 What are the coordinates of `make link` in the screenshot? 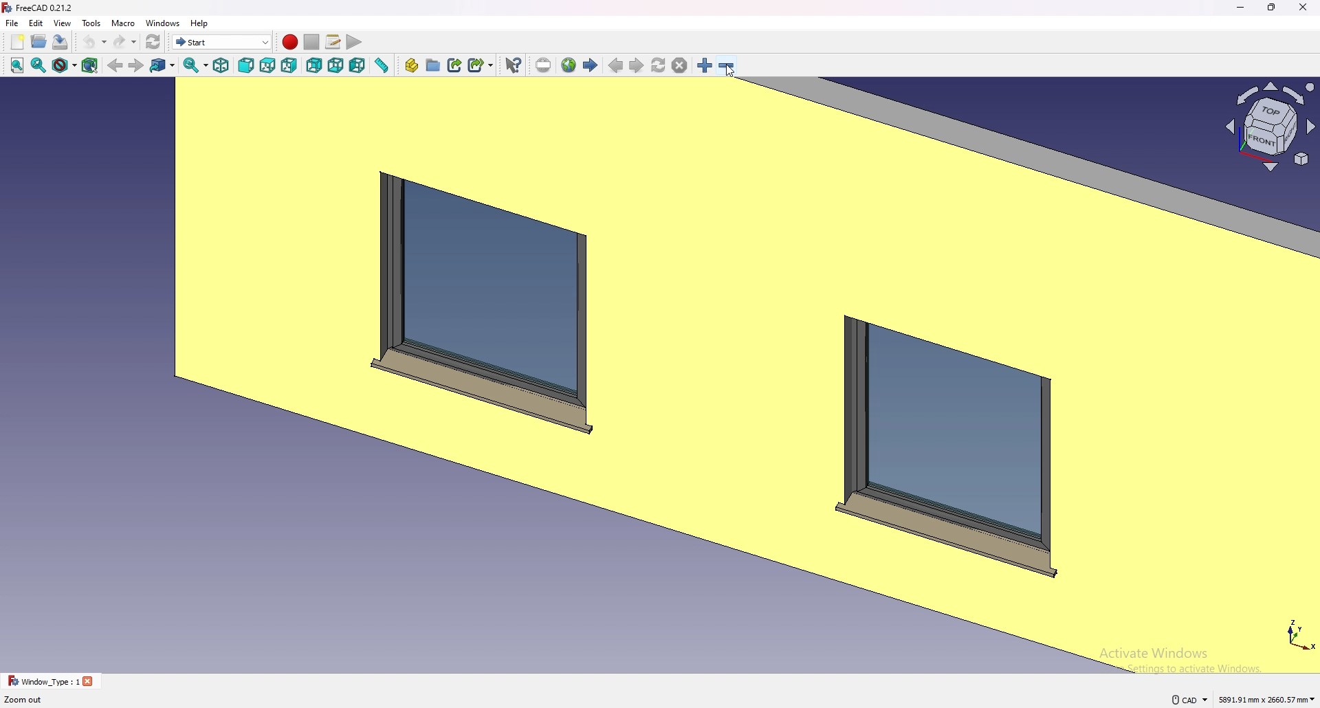 It's located at (455, 65).